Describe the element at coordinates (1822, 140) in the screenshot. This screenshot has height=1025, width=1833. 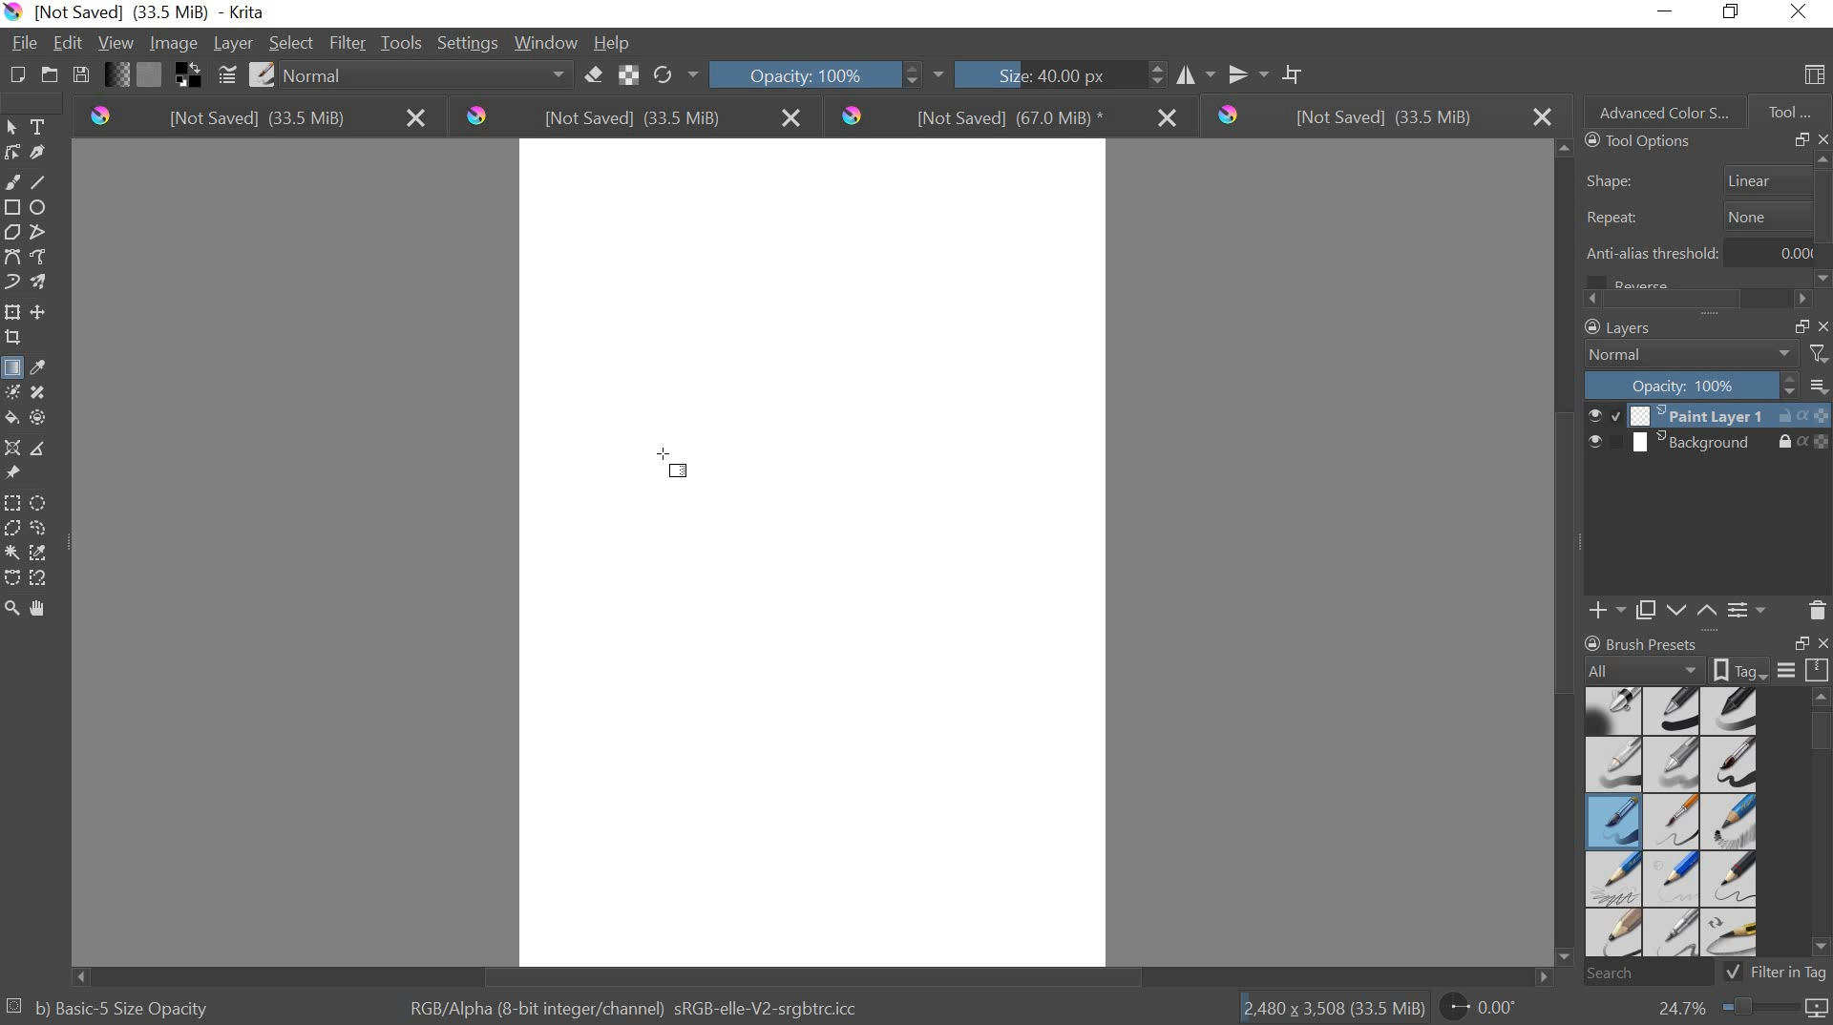
I see `CLOSE` at that location.